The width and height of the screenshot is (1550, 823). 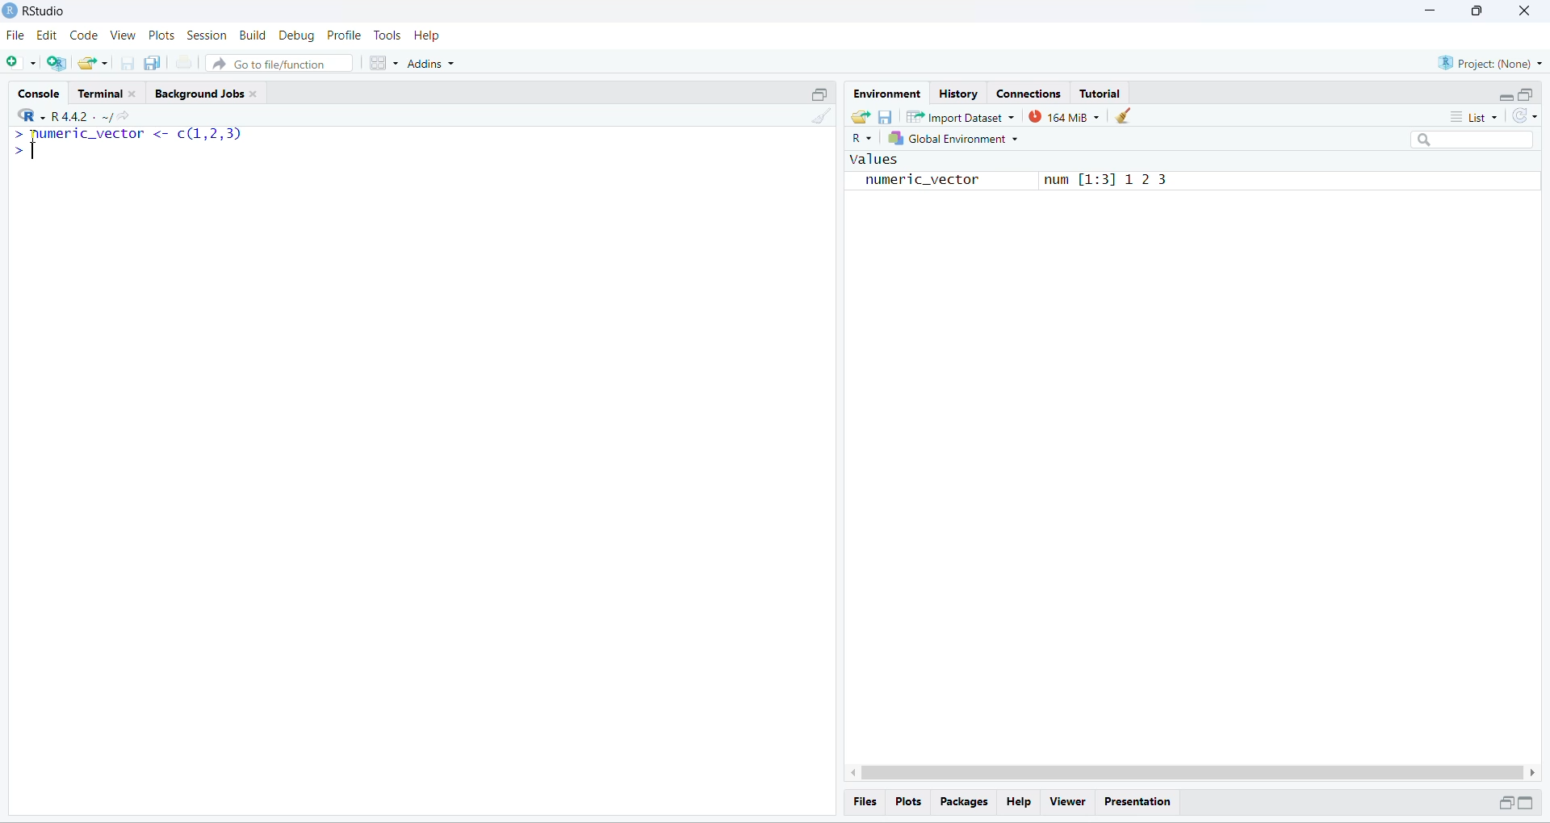 What do you see at coordinates (431, 64) in the screenshot?
I see `Addins` at bounding box center [431, 64].